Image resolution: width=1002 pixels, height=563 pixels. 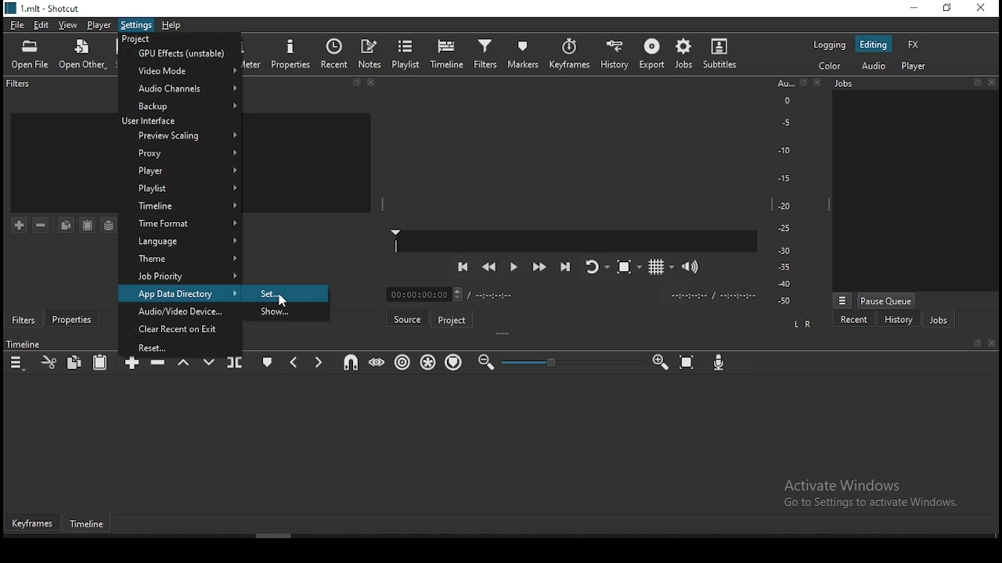 I want to click on zoom in or zoom out bar, so click(x=565, y=362).